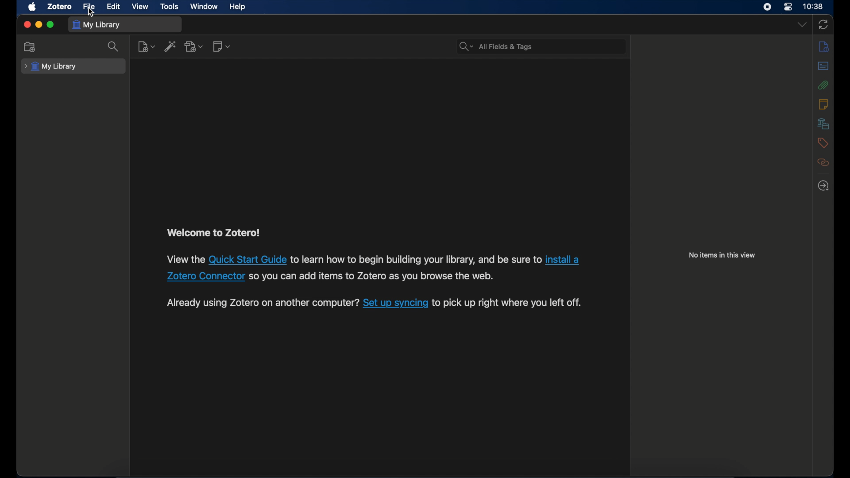  What do you see at coordinates (823, 143) in the screenshot?
I see `tags` at bounding box center [823, 143].